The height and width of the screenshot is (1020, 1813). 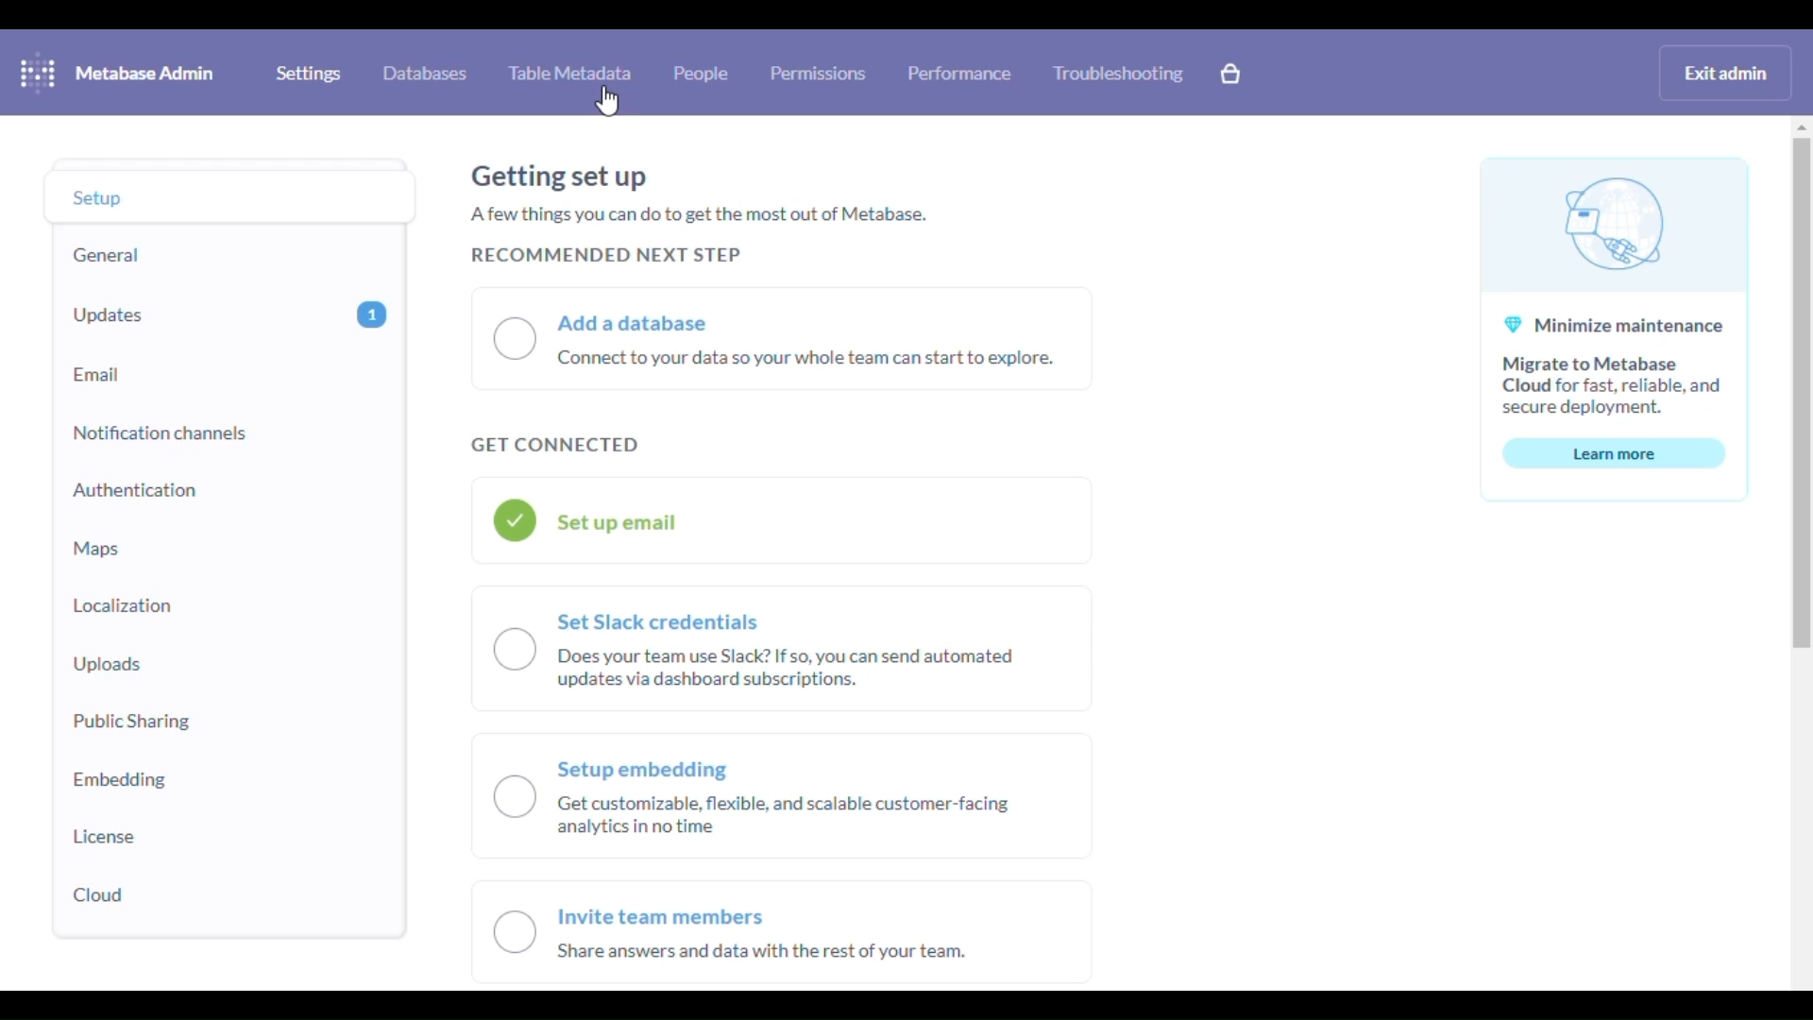 I want to click on get connected, so click(x=555, y=446).